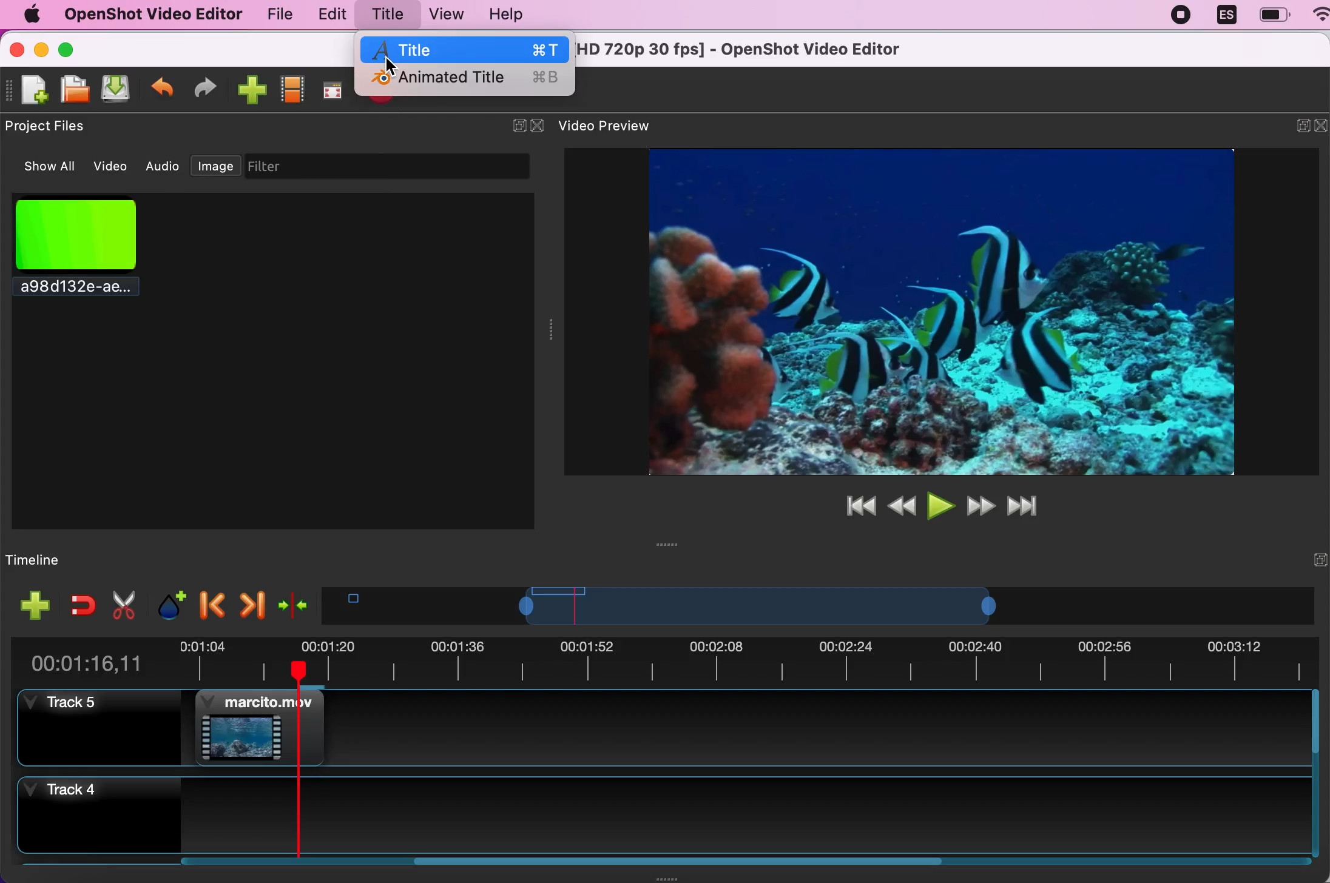 The height and width of the screenshot is (883, 1330). I want to click on previous marker, so click(209, 603).